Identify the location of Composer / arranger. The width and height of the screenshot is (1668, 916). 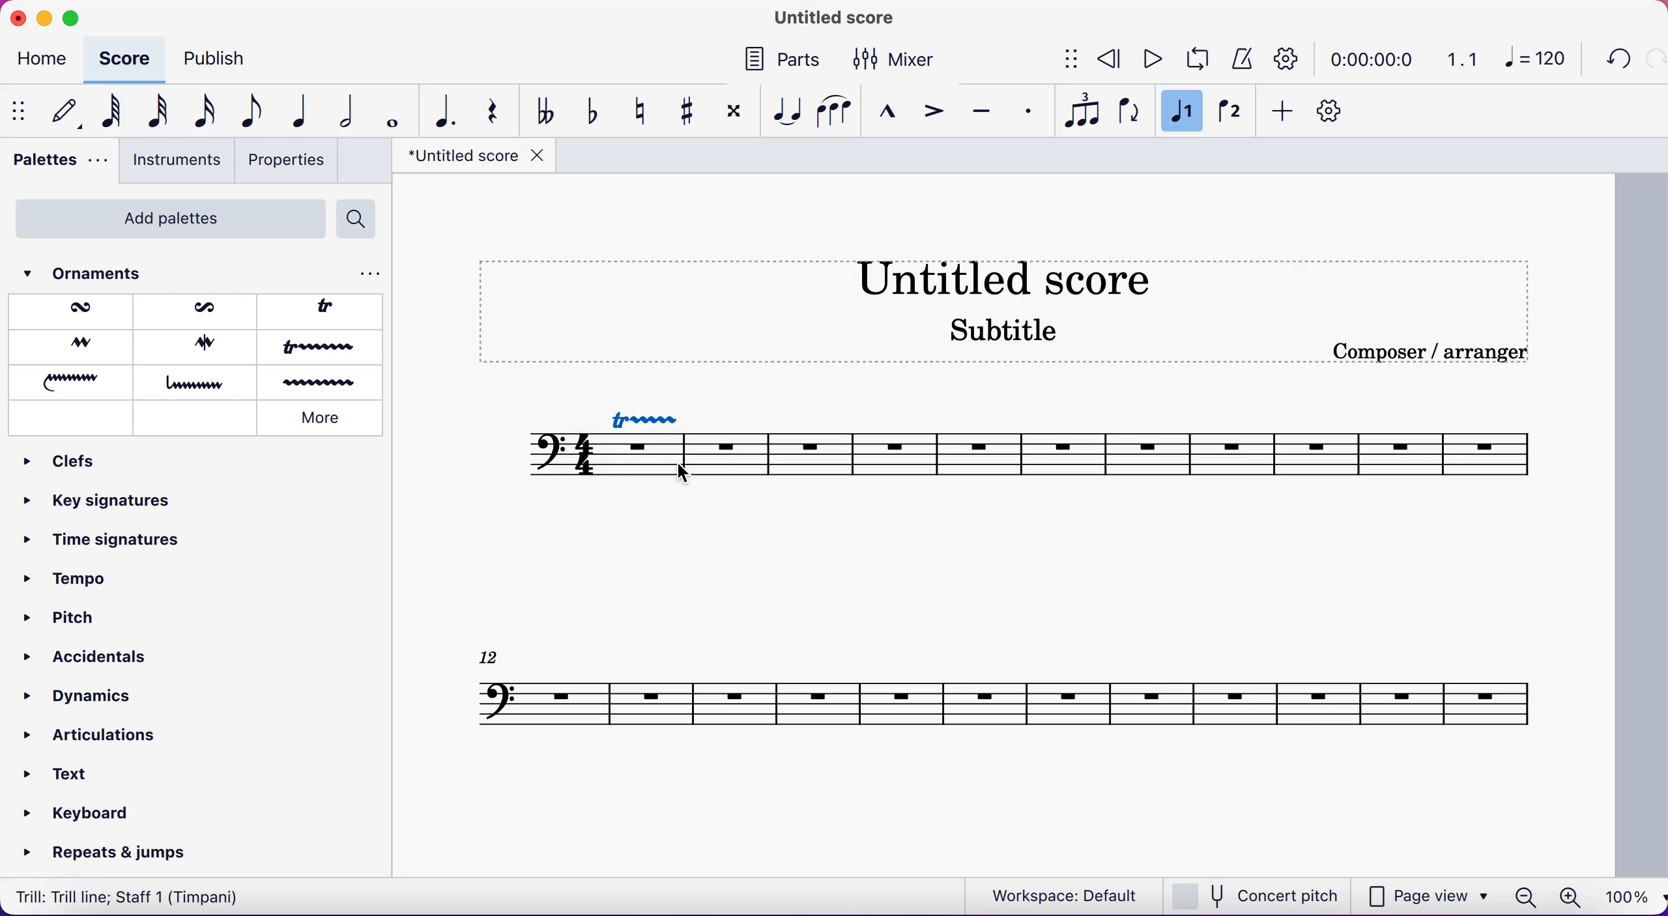
(1445, 352).